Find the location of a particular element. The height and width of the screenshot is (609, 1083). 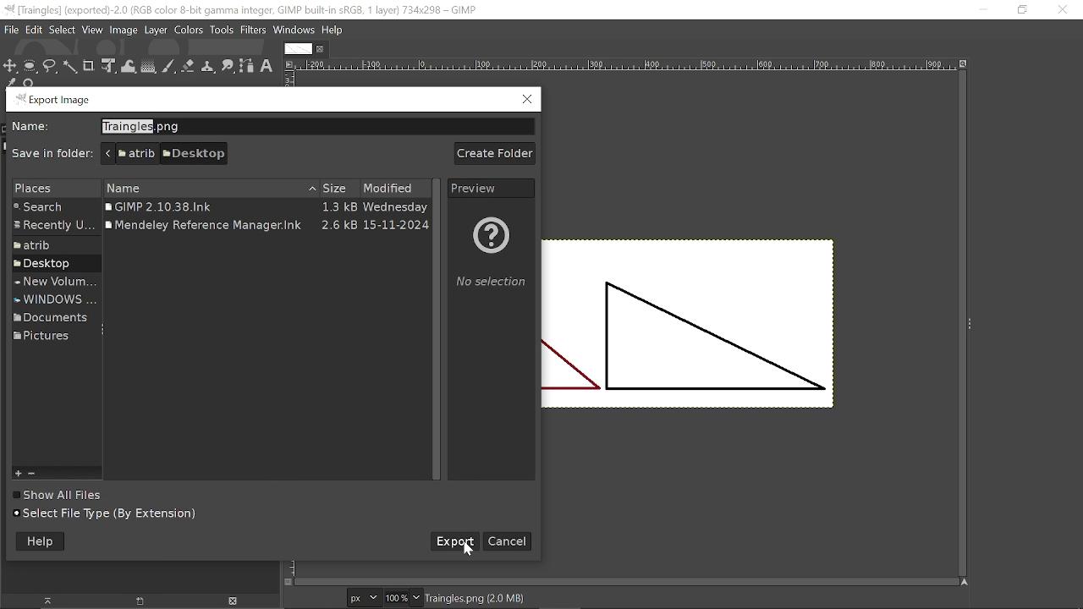

Gradient tool is located at coordinates (149, 67).